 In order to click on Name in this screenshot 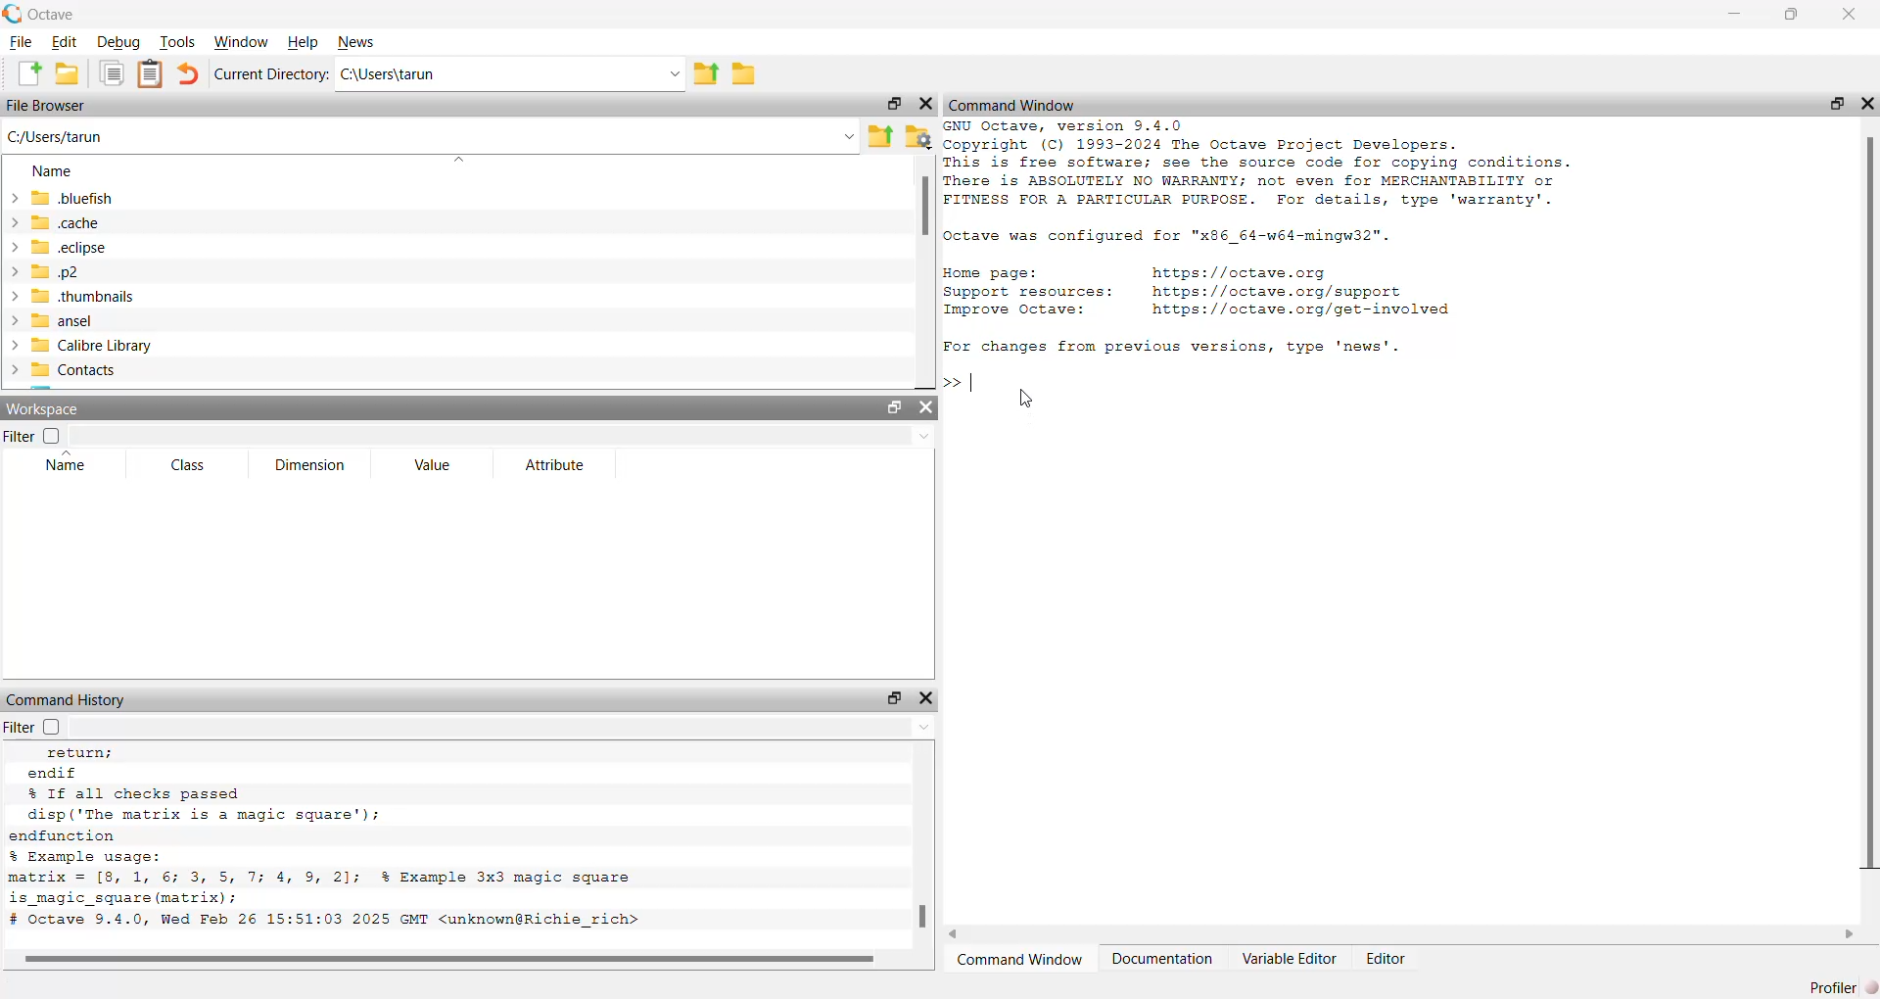, I will do `click(53, 170)`.